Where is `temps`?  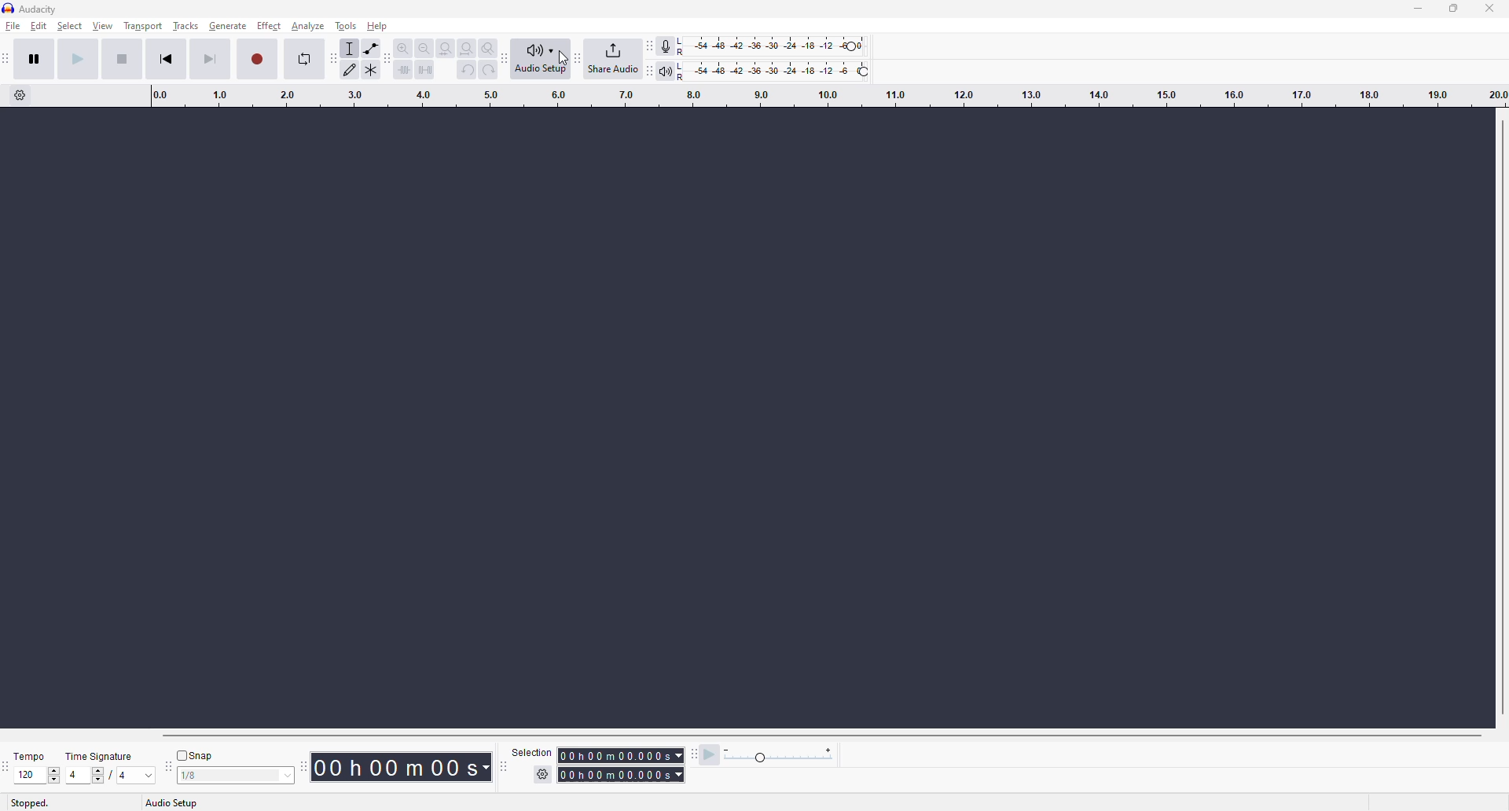 temps is located at coordinates (30, 754).